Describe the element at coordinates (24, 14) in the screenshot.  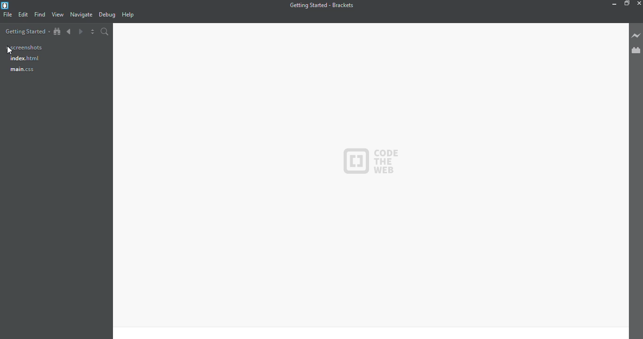
I see `edit` at that location.